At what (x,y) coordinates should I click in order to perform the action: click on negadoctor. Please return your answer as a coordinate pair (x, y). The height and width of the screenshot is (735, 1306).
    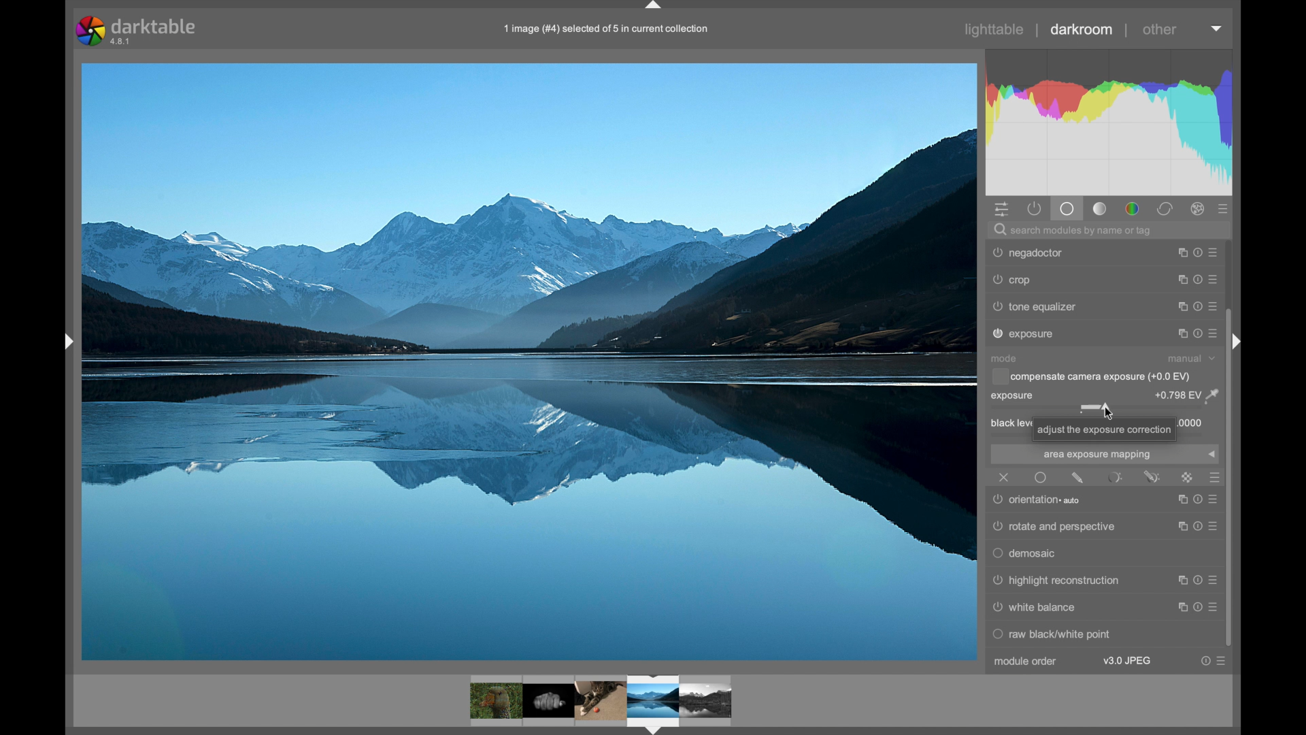
    Looking at the image, I should click on (1028, 333).